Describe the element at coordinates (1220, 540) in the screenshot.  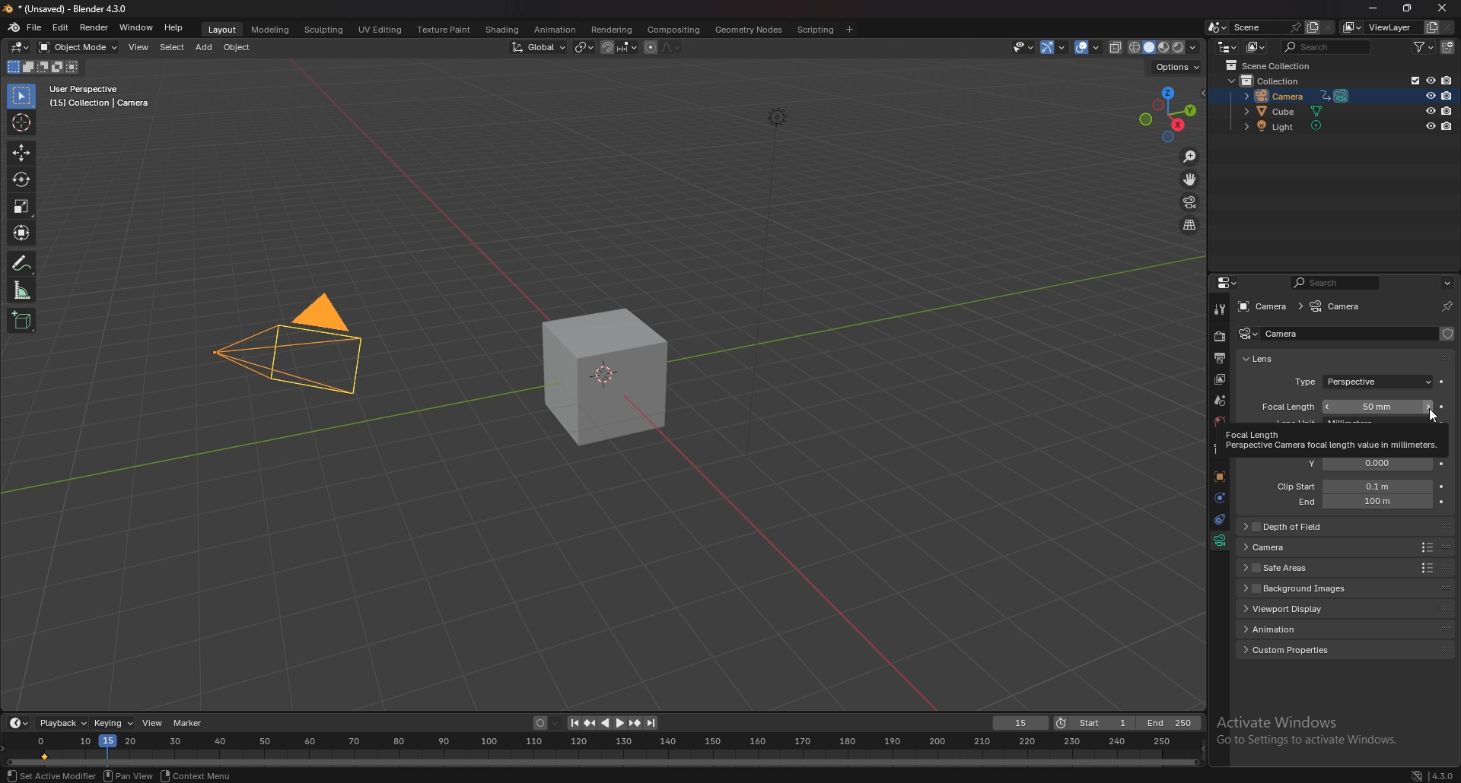
I see `data` at that location.